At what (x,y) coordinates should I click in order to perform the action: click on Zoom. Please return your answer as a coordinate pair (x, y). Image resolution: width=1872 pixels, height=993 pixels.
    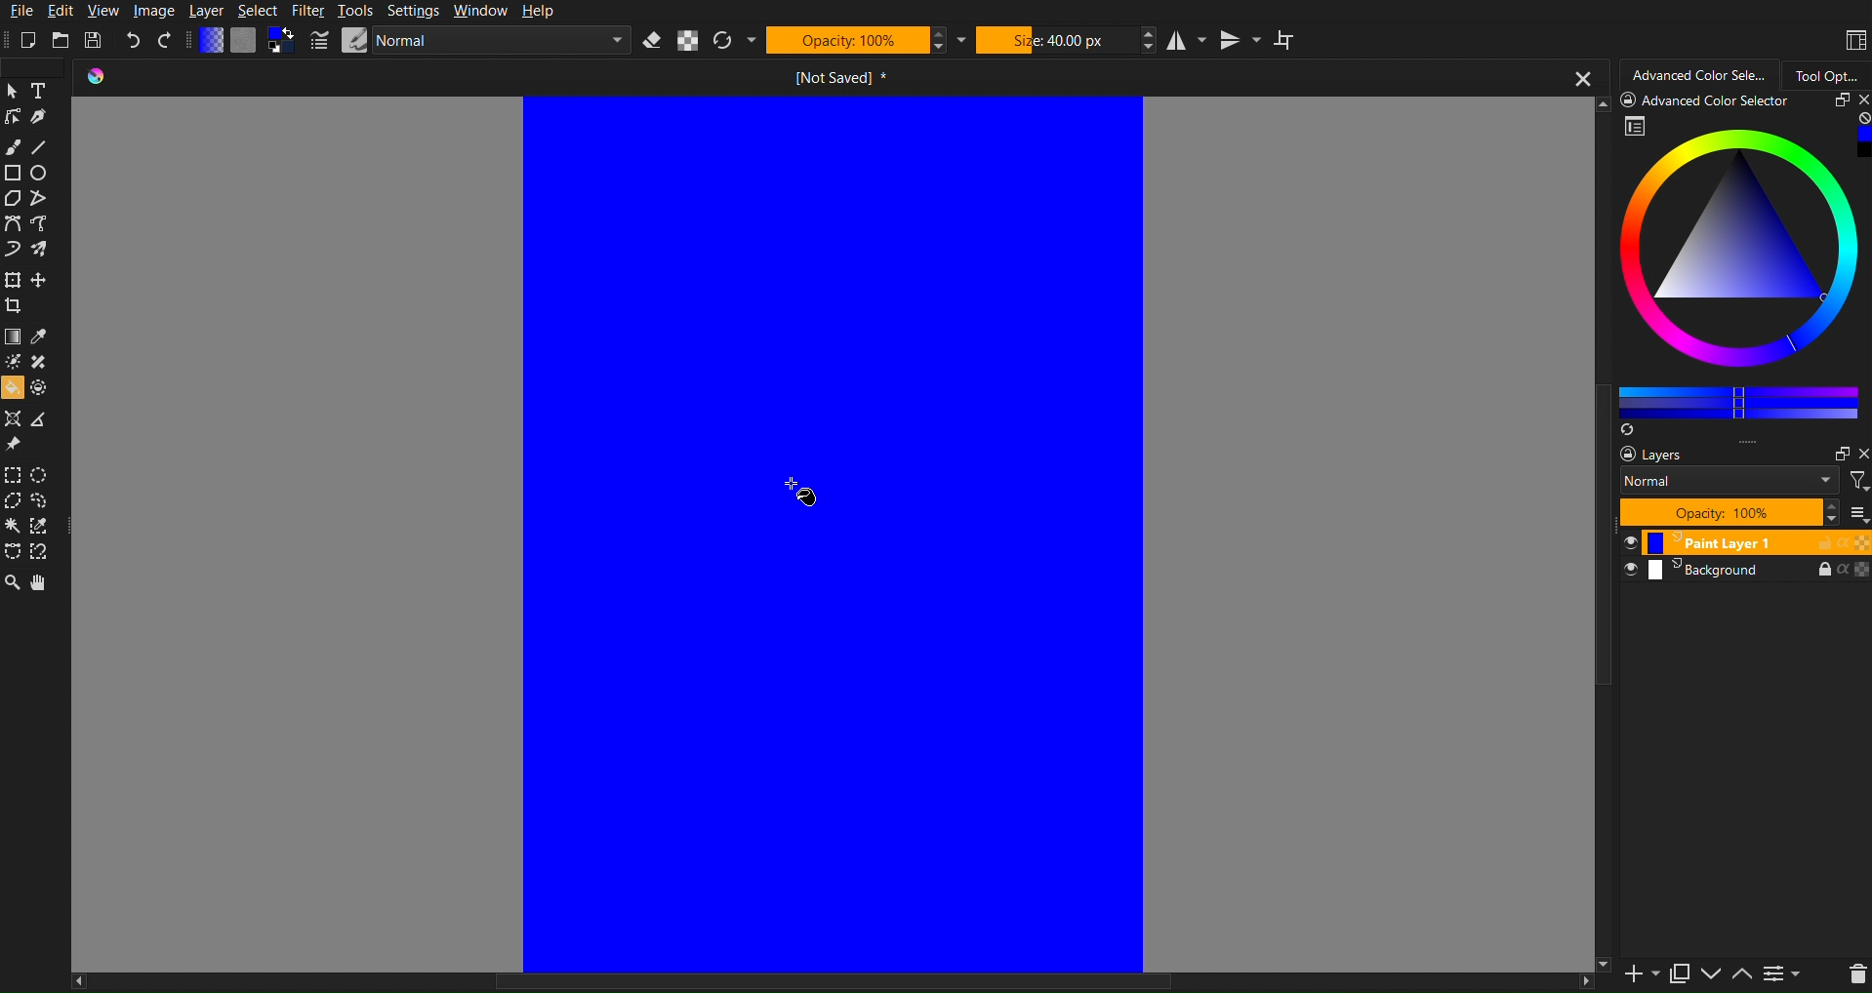
    Looking at the image, I should click on (13, 583).